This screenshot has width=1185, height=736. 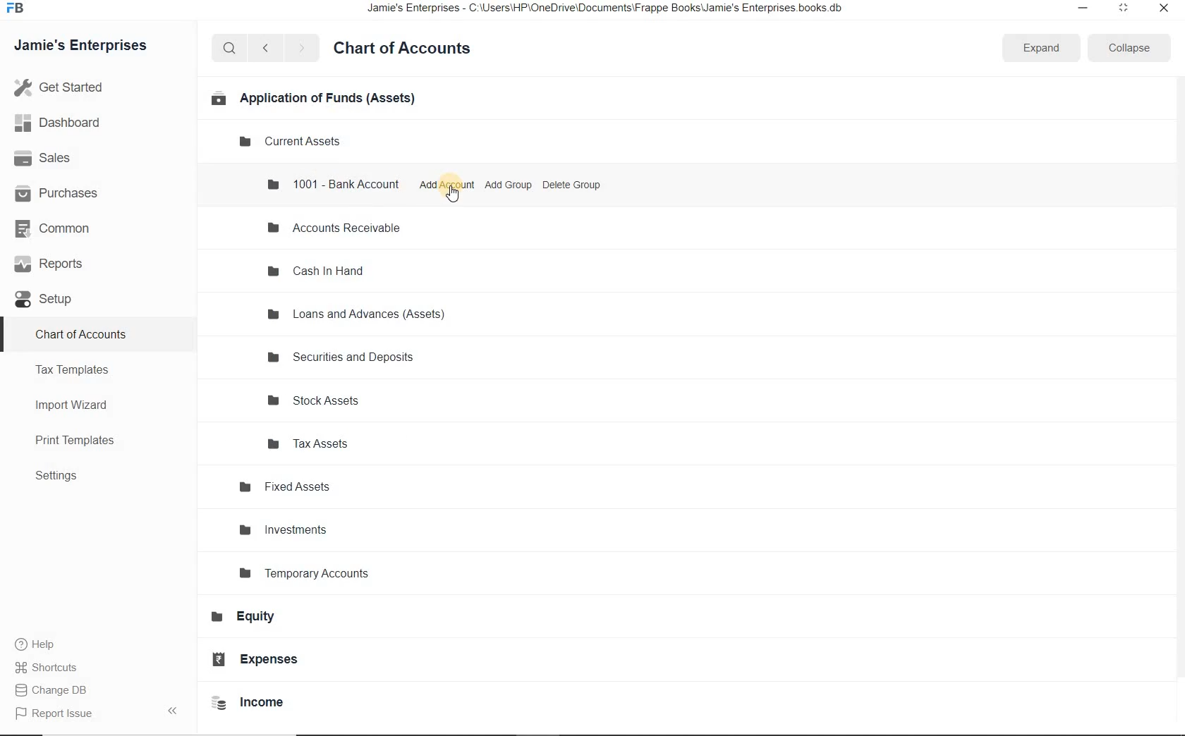 What do you see at coordinates (312, 97) in the screenshot?
I see `Application of Funds (Assets)` at bounding box center [312, 97].